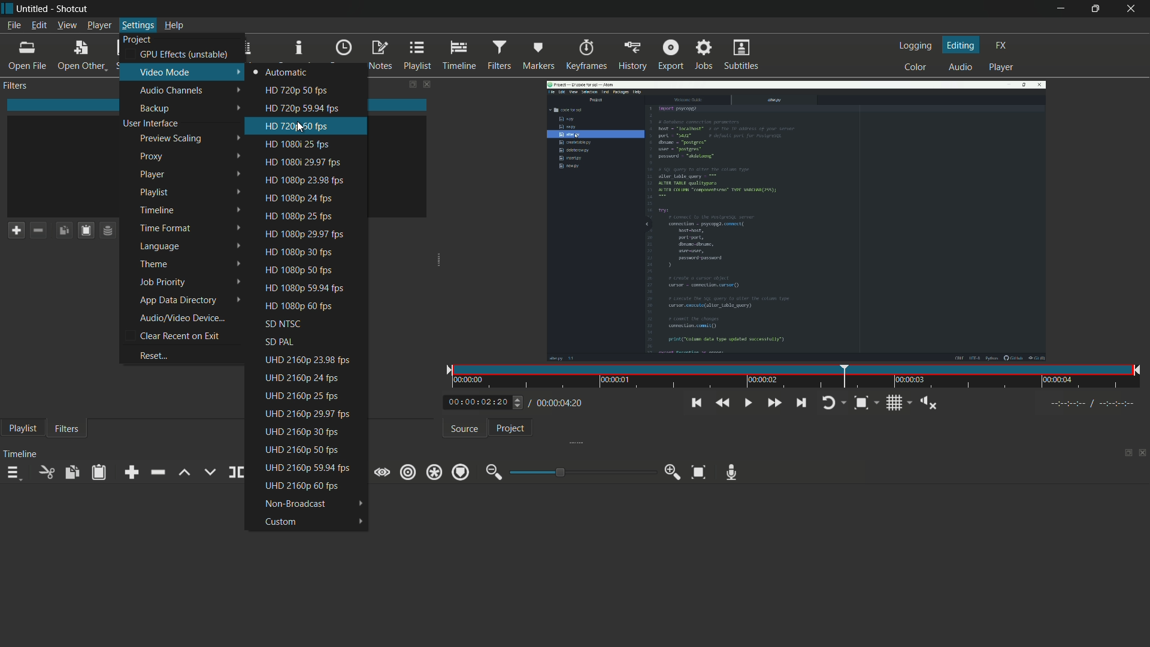 This screenshot has height=647, width=1150. I want to click on logging, so click(915, 45).